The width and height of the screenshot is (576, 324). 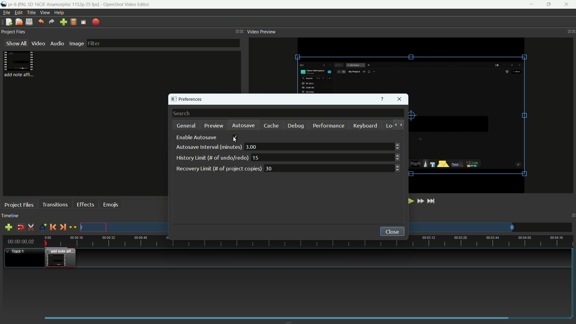 I want to click on show all, so click(x=16, y=43).